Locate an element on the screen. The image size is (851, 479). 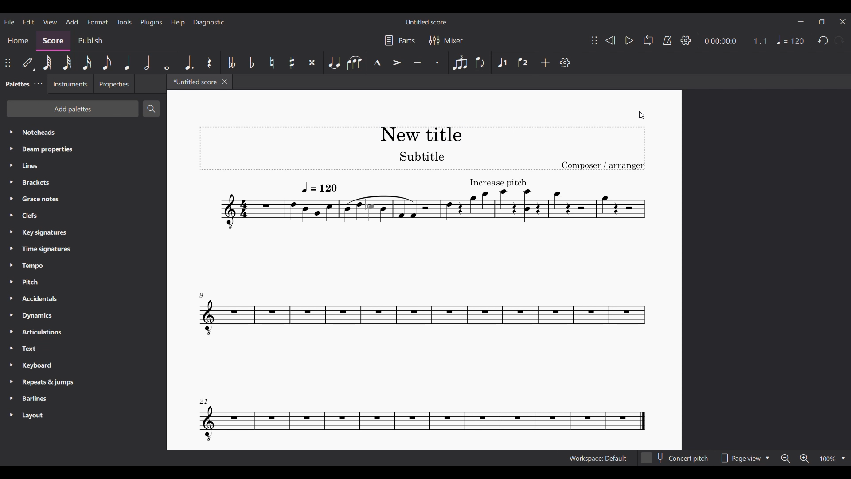
32nd note is located at coordinates (67, 63).